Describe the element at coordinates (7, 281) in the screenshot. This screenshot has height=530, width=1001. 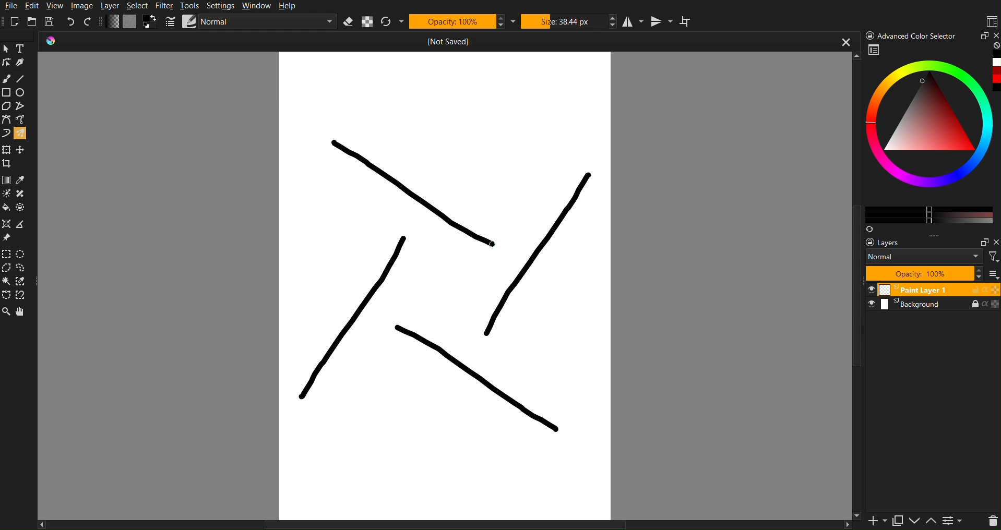
I see `Continous selection tool` at that location.